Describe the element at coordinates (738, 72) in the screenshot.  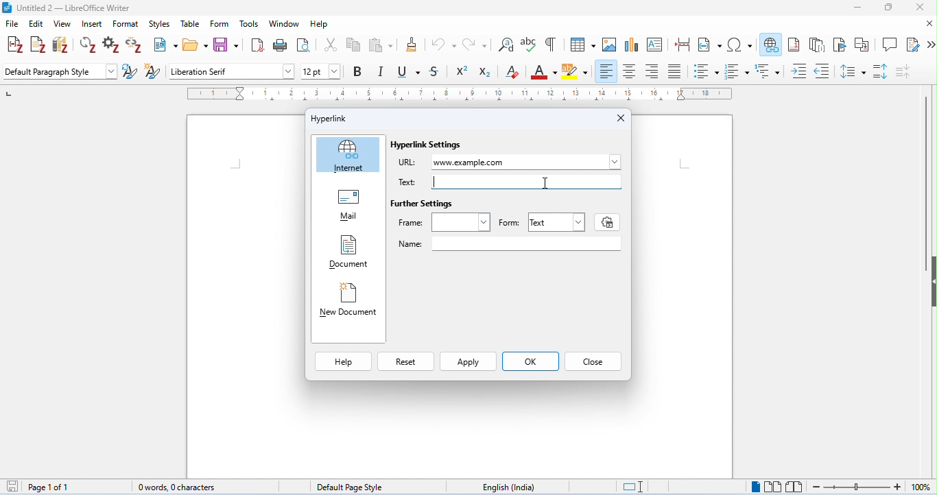
I see `numbered style` at that location.